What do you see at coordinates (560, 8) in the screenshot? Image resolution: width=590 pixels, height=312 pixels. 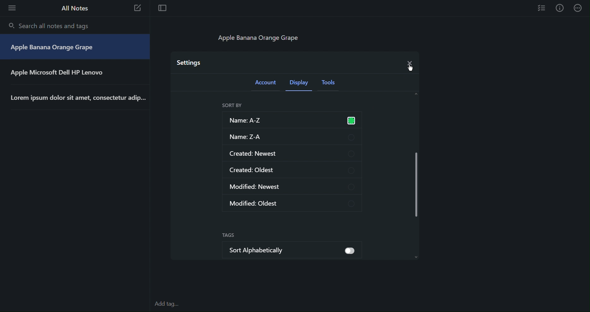 I see `Info` at bounding box center [560, 8].